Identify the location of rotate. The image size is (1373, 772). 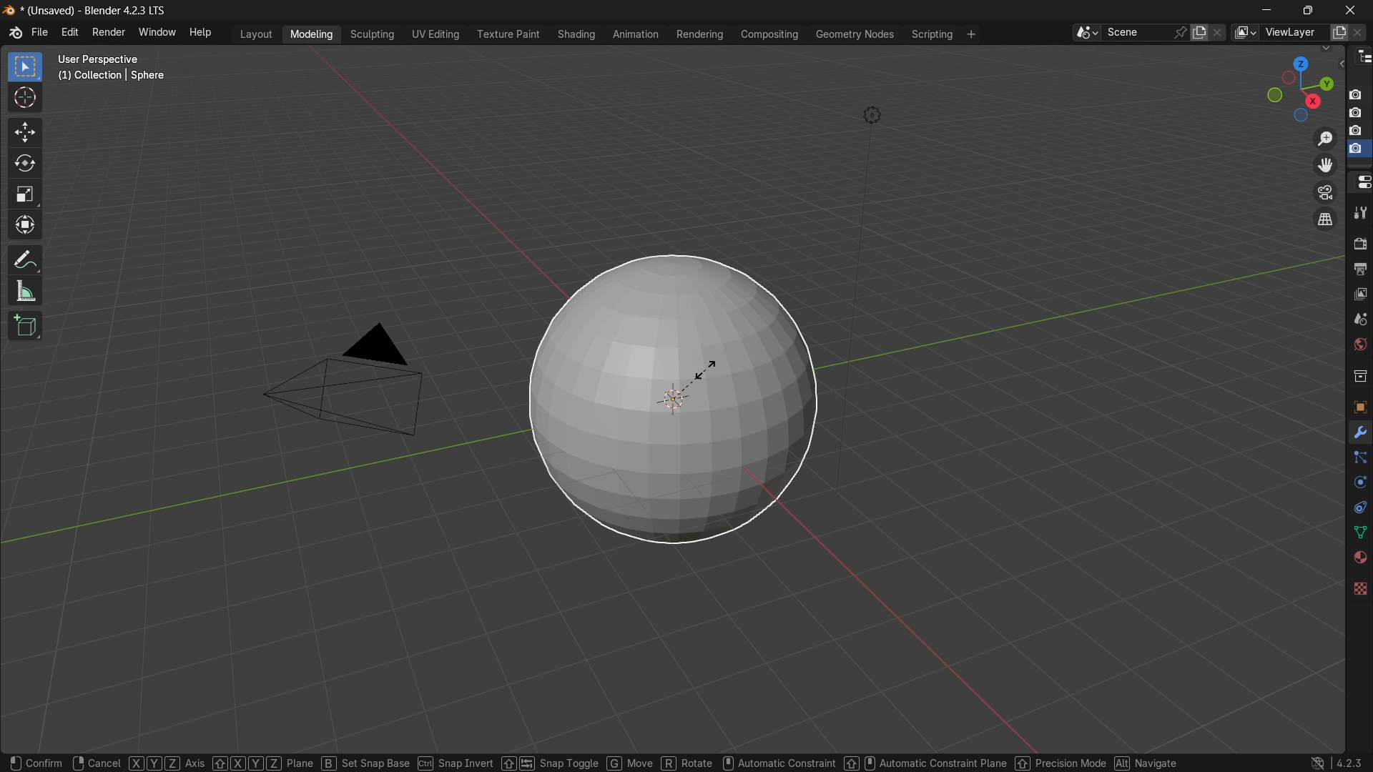
(25, 166).